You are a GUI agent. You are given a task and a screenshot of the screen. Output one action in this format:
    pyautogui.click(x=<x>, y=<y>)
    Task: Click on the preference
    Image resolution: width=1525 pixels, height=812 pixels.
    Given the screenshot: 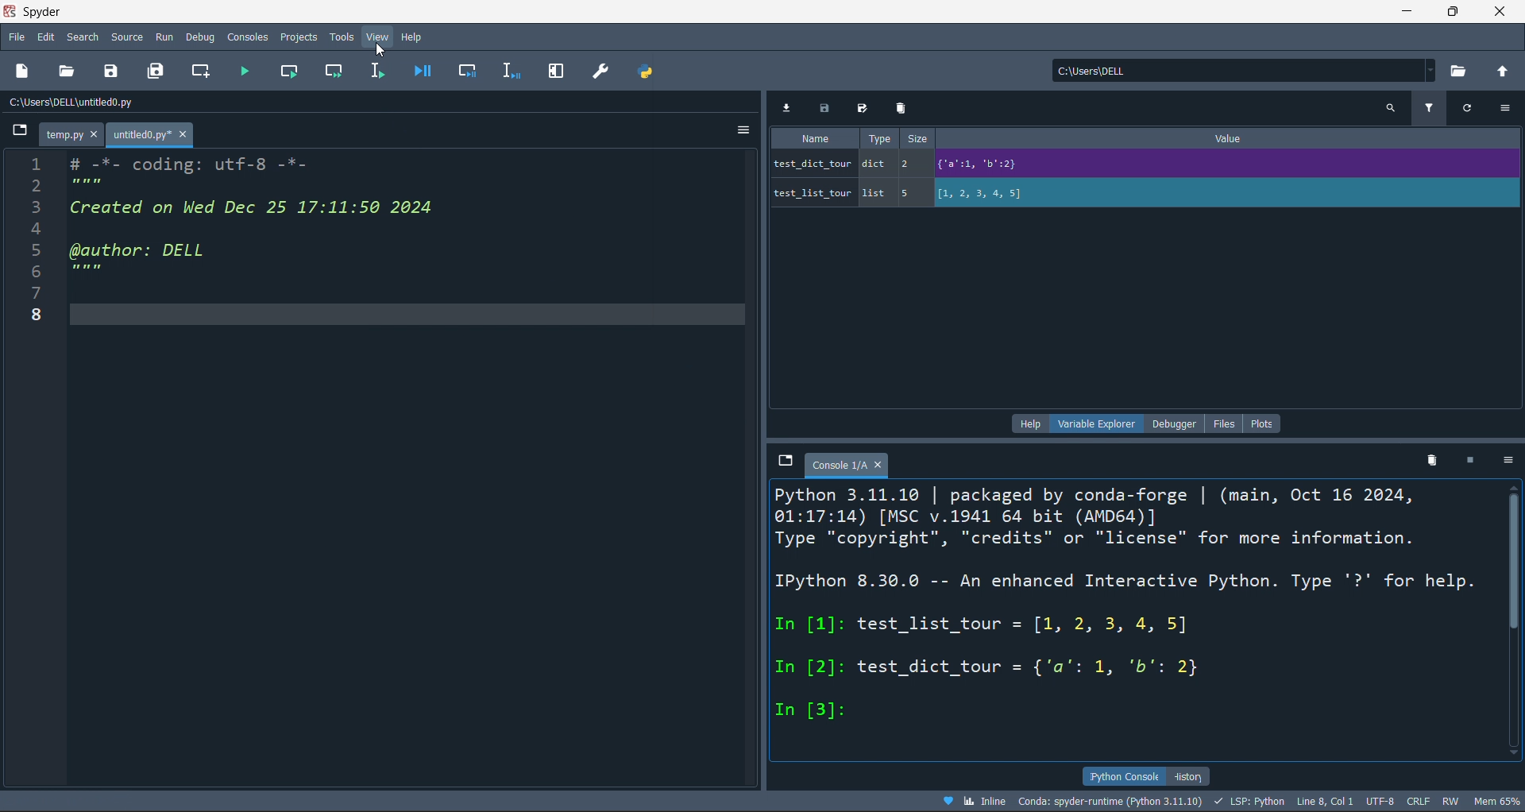 What is the action you would take?
    pyautogui.click(x=599, y=72)
    